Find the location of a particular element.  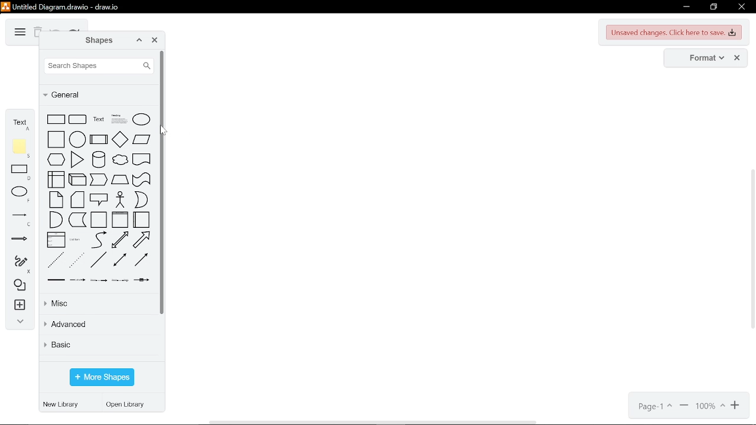

rectangle is located at coordinates (56, 119).